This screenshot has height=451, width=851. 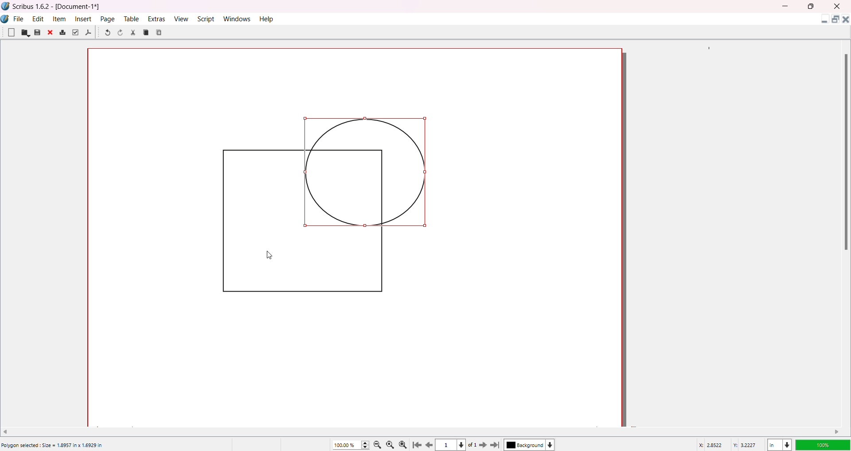 What do you see at coordinates (11, 32) in the screenshot?
I see `New` at bounding box center [11, 32].